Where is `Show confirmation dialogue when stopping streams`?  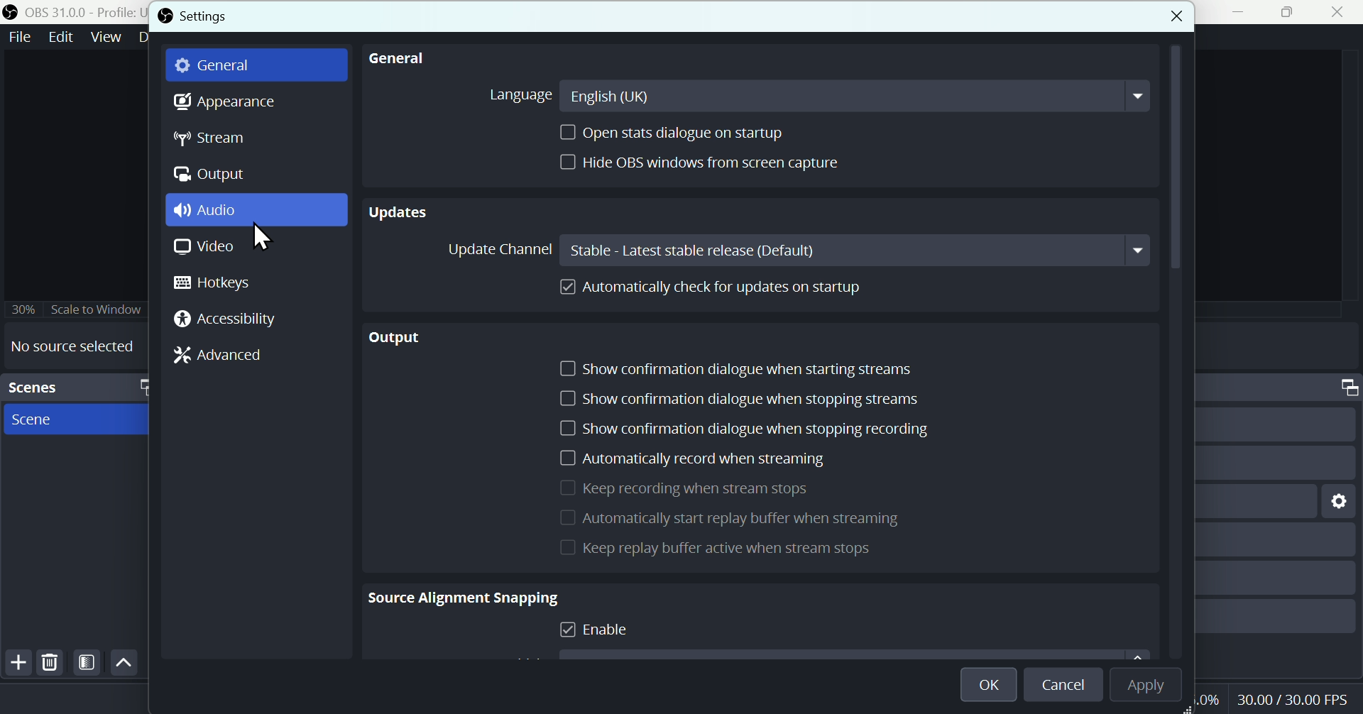
Show confirmation dialogue when stopping streams is located at coordinates (738, 397).